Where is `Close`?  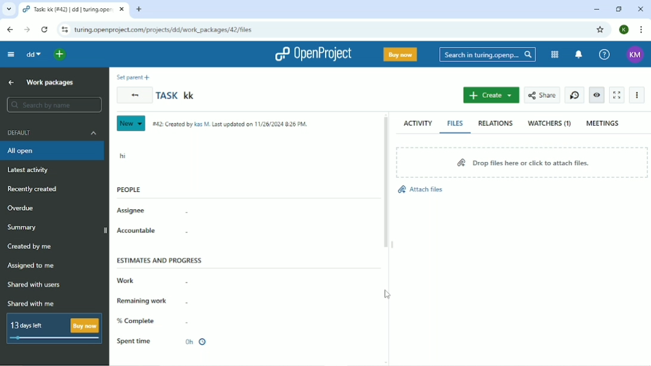
Close is located at coordinates (641, 9).